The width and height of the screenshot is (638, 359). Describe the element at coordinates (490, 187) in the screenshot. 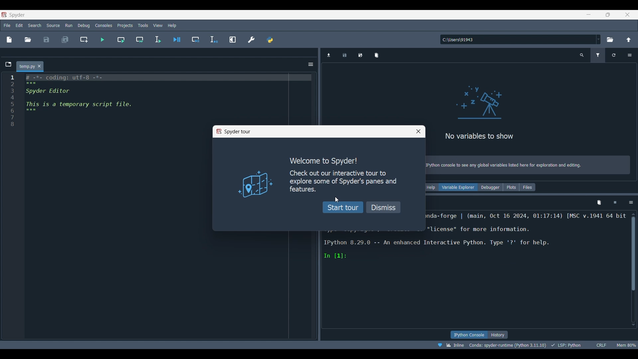

I see `debugger` at that location.